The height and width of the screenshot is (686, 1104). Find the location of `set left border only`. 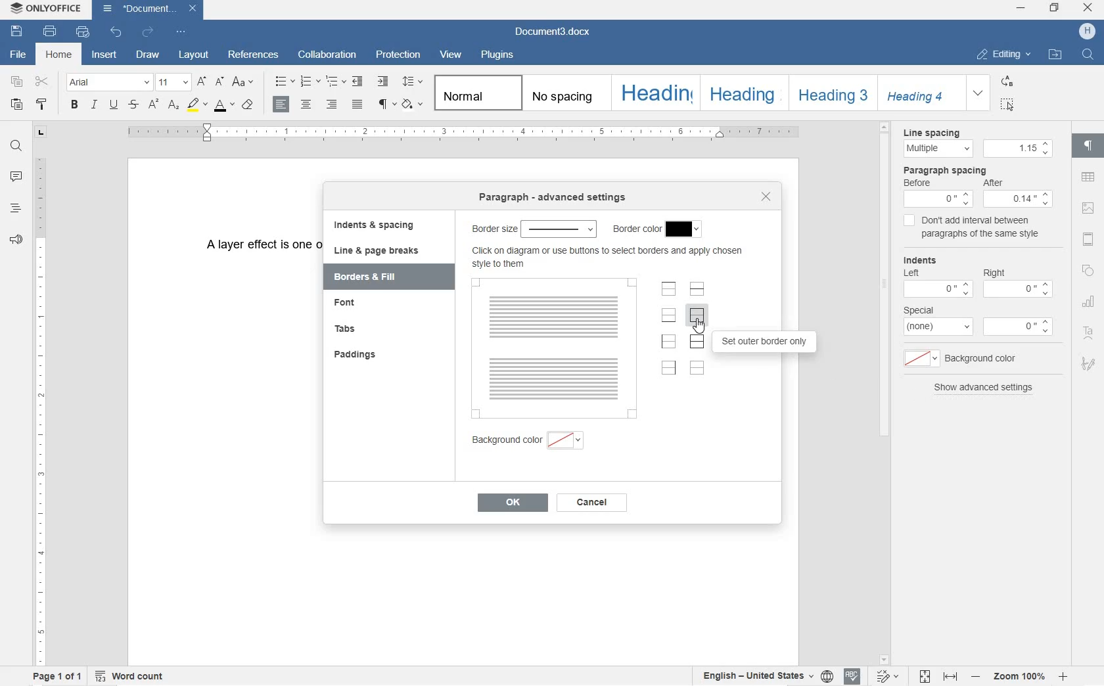

set left border only is located at coordinates (669, 342).